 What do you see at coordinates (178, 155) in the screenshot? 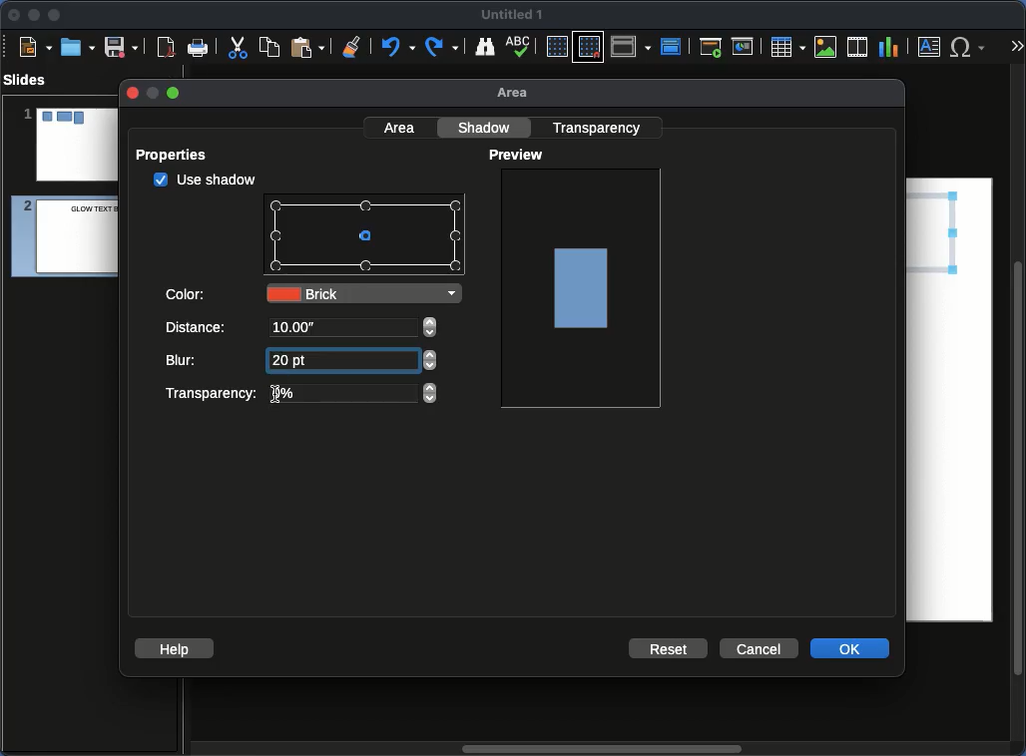
I see `Properties` at bounding box center [178, 155].